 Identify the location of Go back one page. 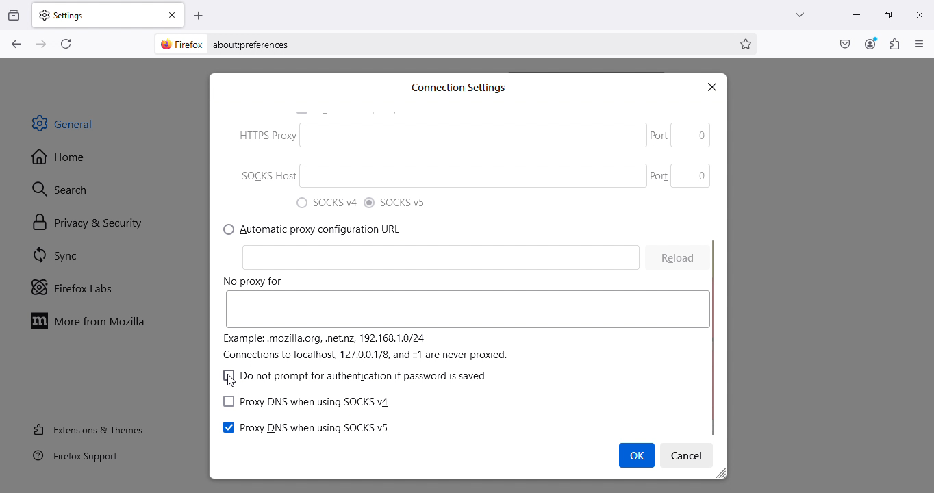
(15, 45).